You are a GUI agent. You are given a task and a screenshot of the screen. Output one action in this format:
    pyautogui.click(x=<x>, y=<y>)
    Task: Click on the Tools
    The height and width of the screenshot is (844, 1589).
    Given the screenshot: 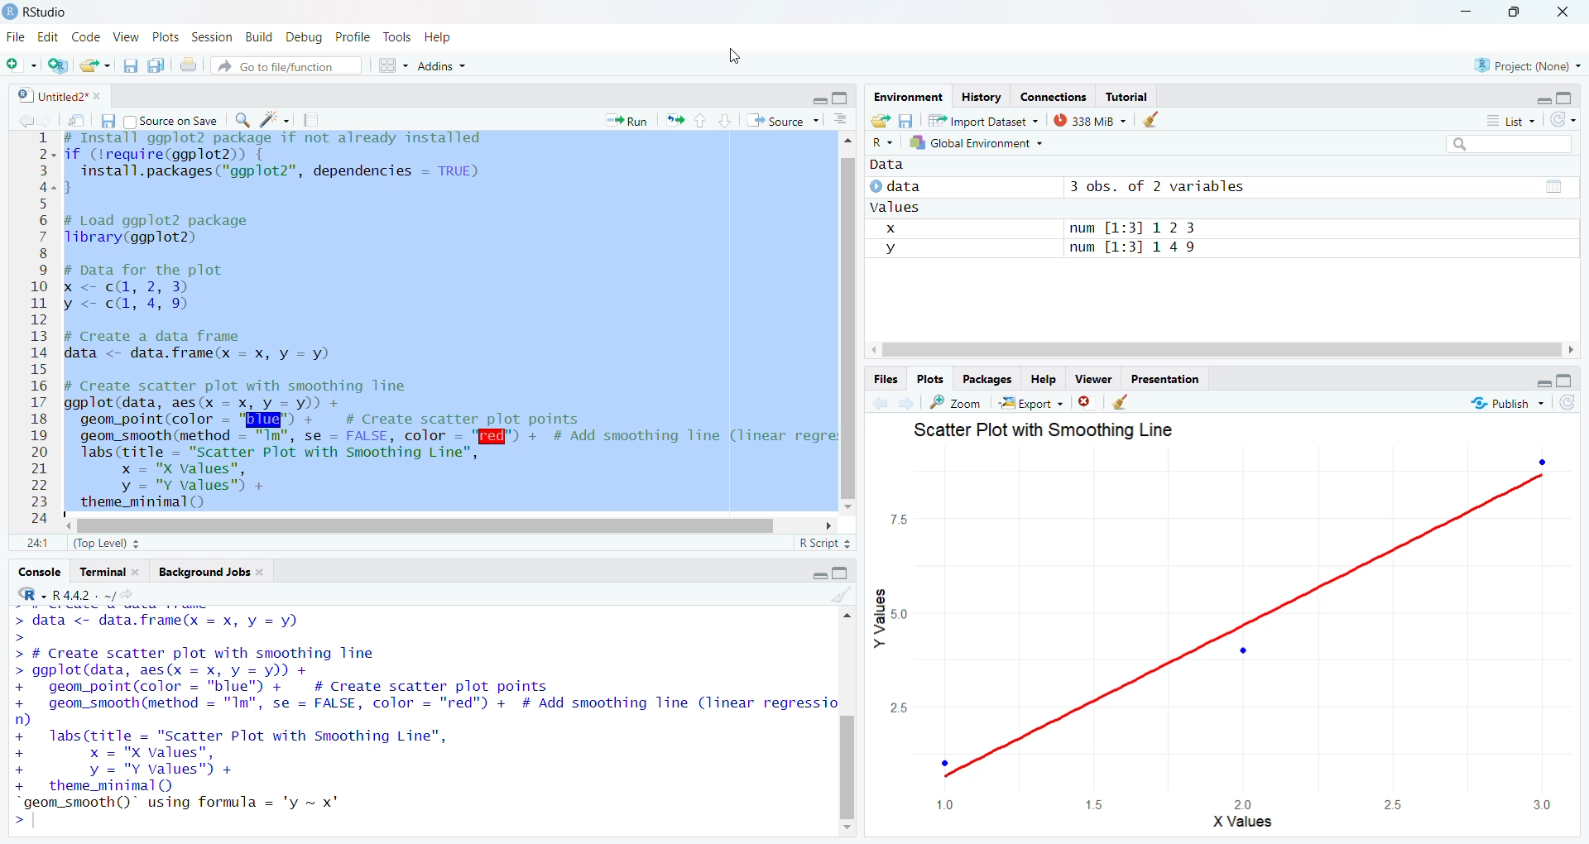 What is the action you would take?
    pyautogui.click(x=396, y=39)
    